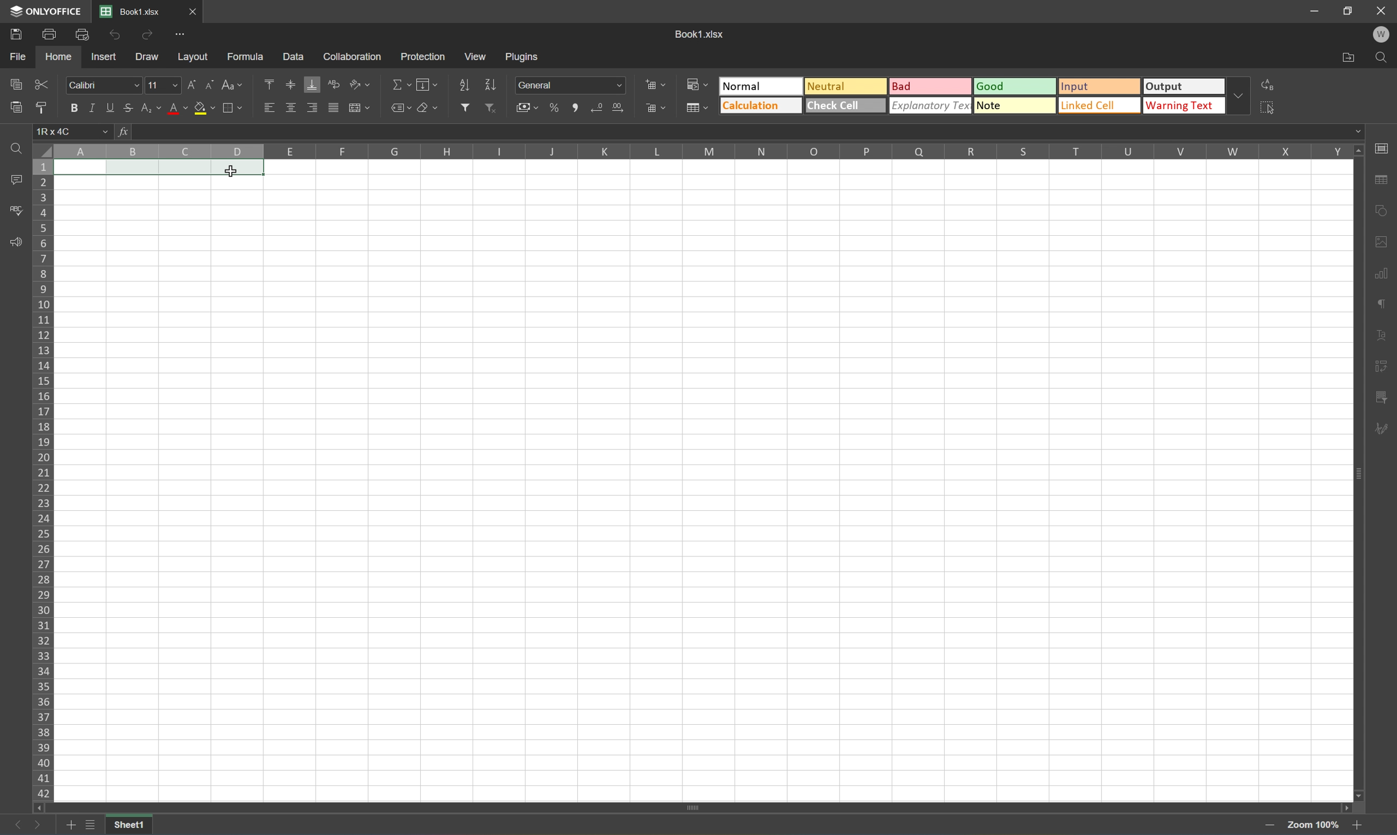 Image resolution: width=1397 pixels, height=835 pixels. Describe the element at coordinates (56, 57) in the screenshot. I see `Home` at that location.